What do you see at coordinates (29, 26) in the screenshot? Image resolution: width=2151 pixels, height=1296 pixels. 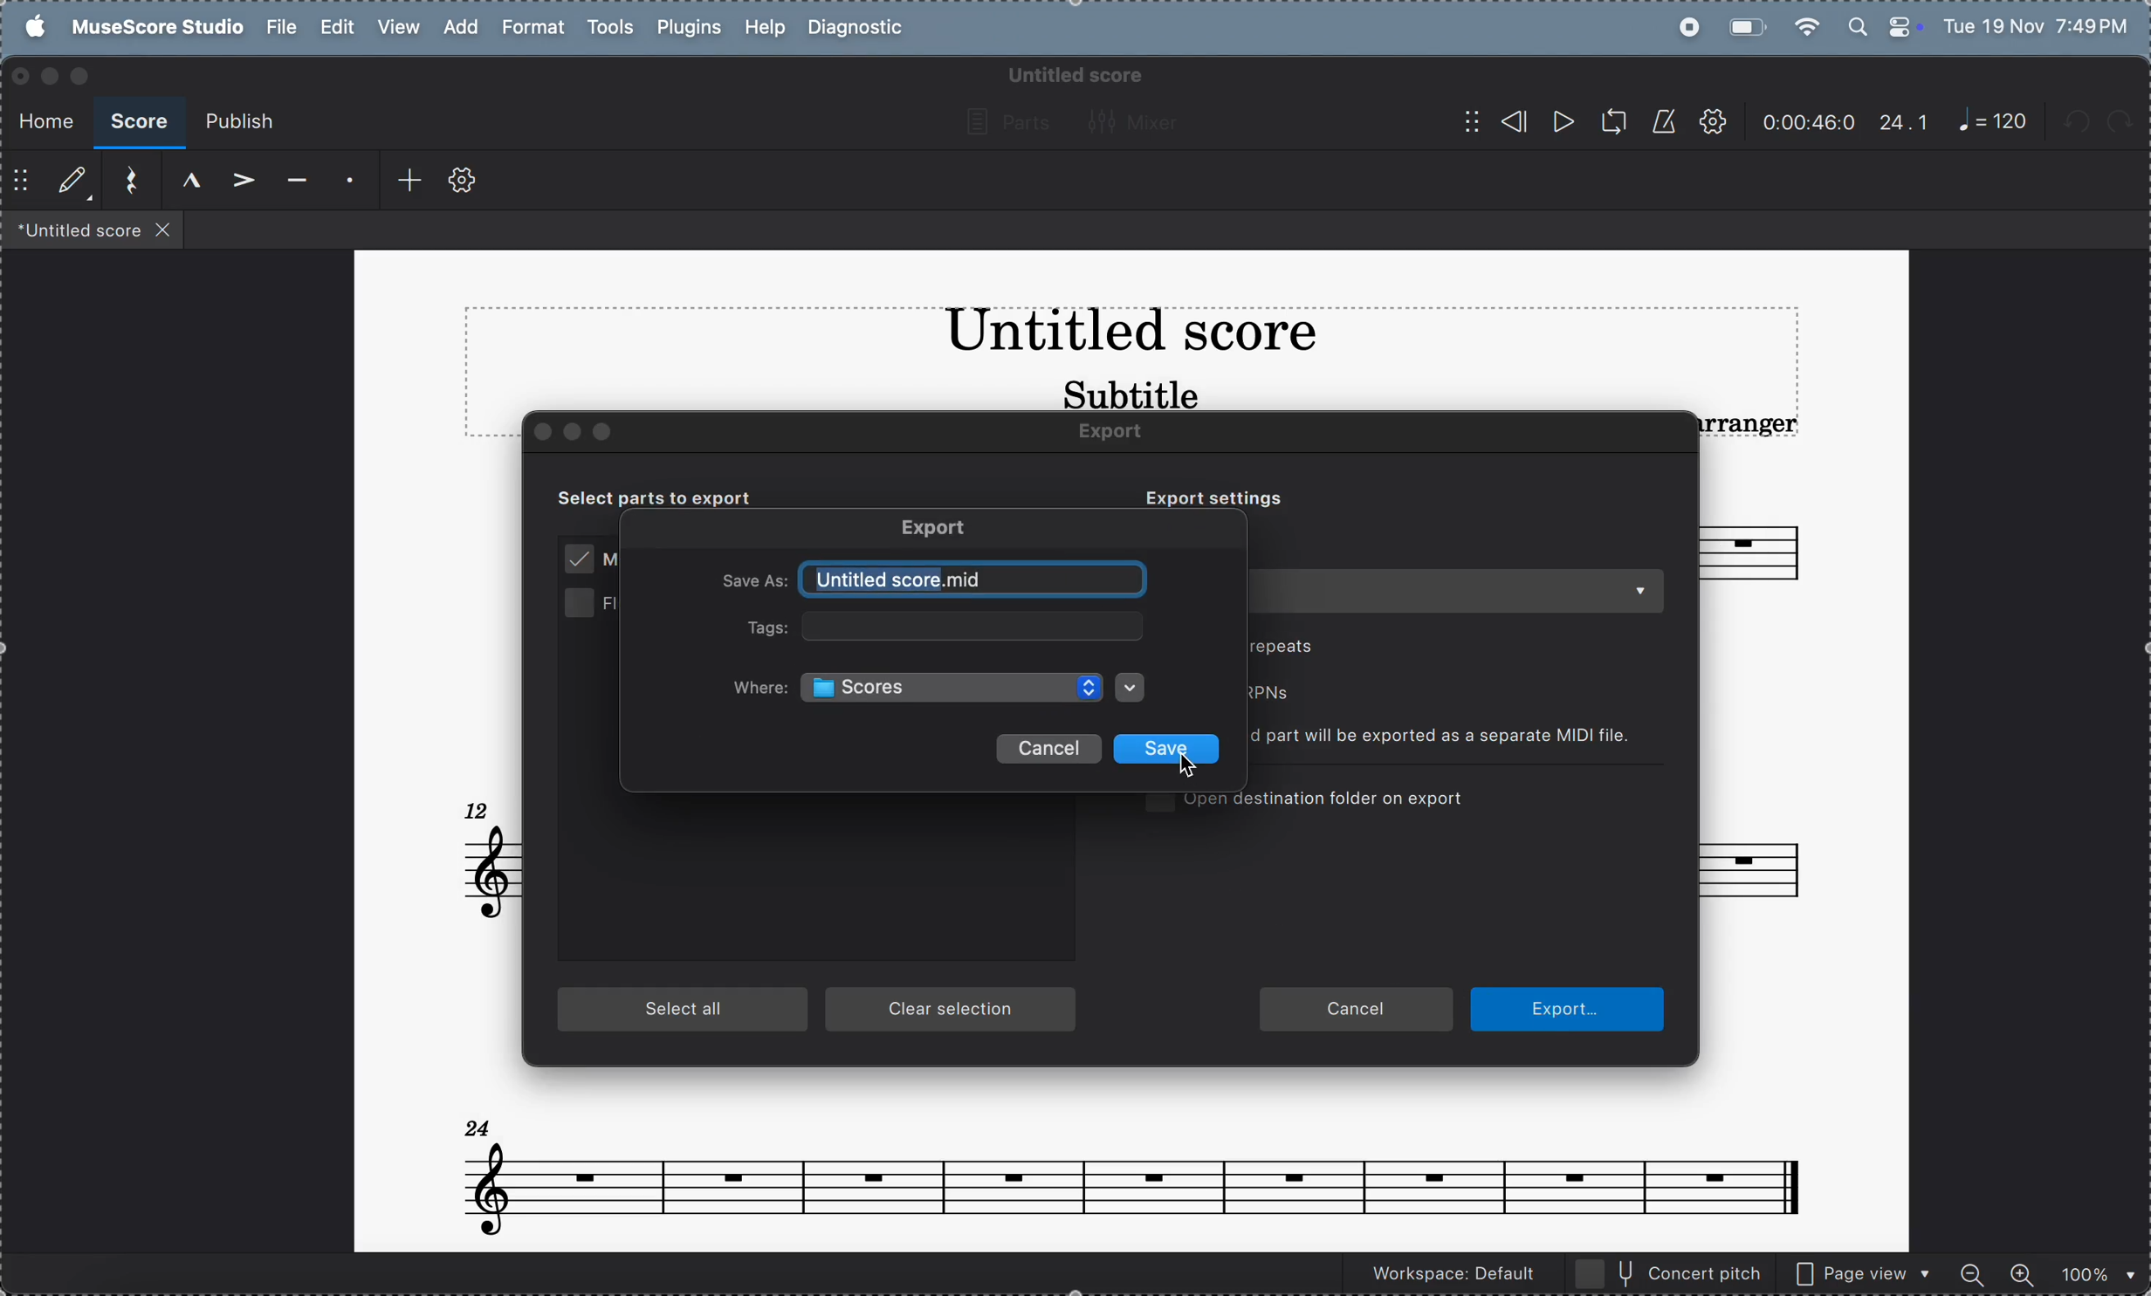 I see `apple menu` at bounding box center [29, 26].